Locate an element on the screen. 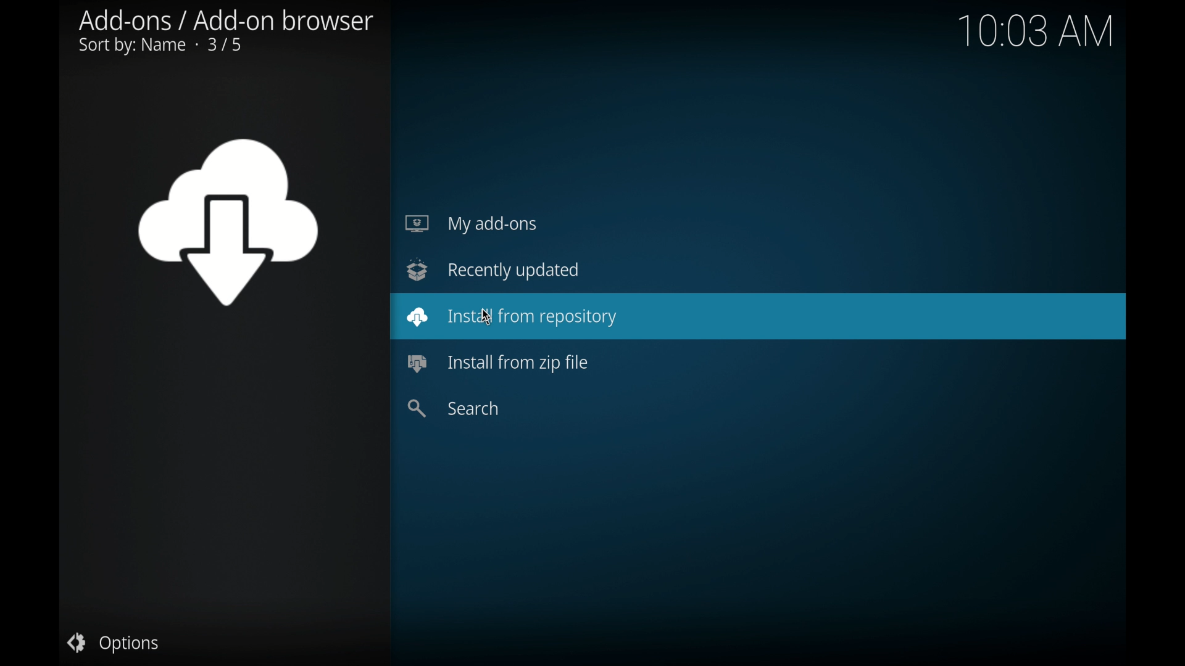 The height and width of the screenshot is (666, 1185). time is located at coordinates (1048, 35).